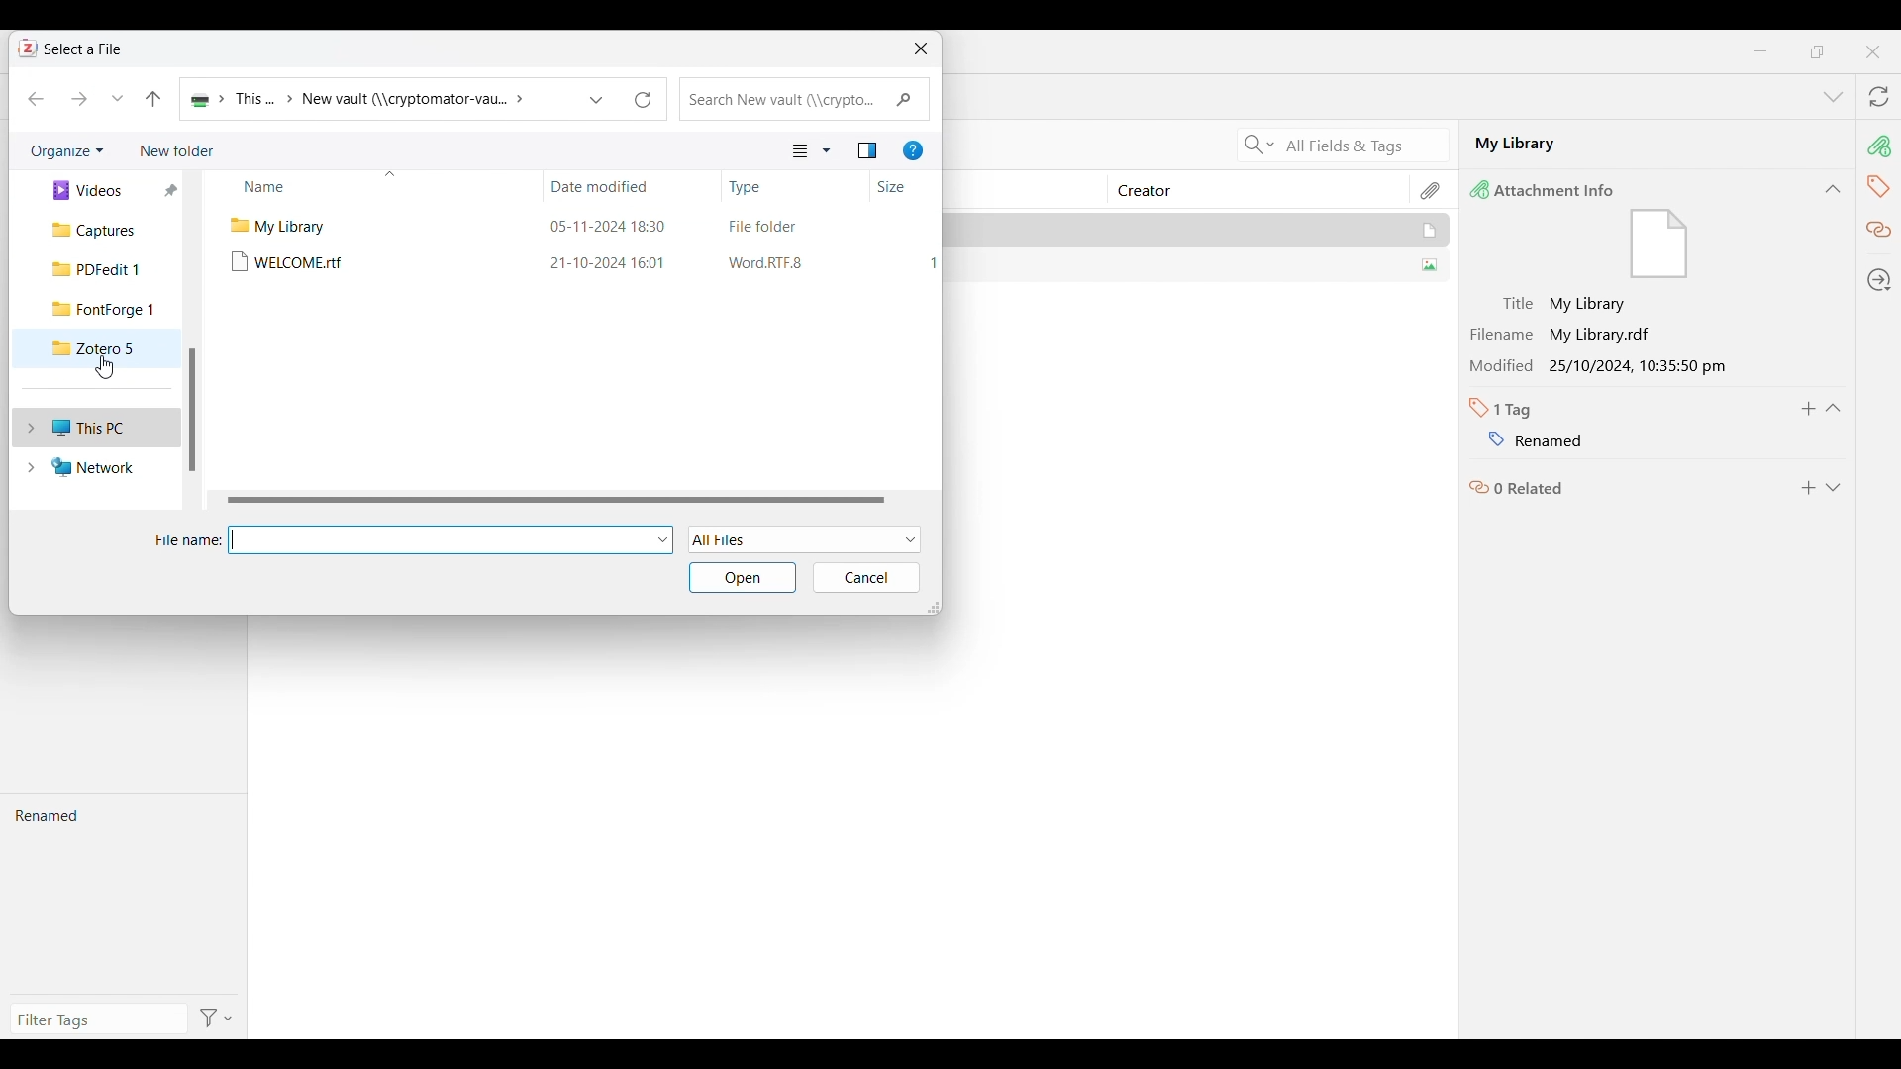 The width and height of the screenshot is (1901, 1069). I want to click on Add, so click(1809, 488).